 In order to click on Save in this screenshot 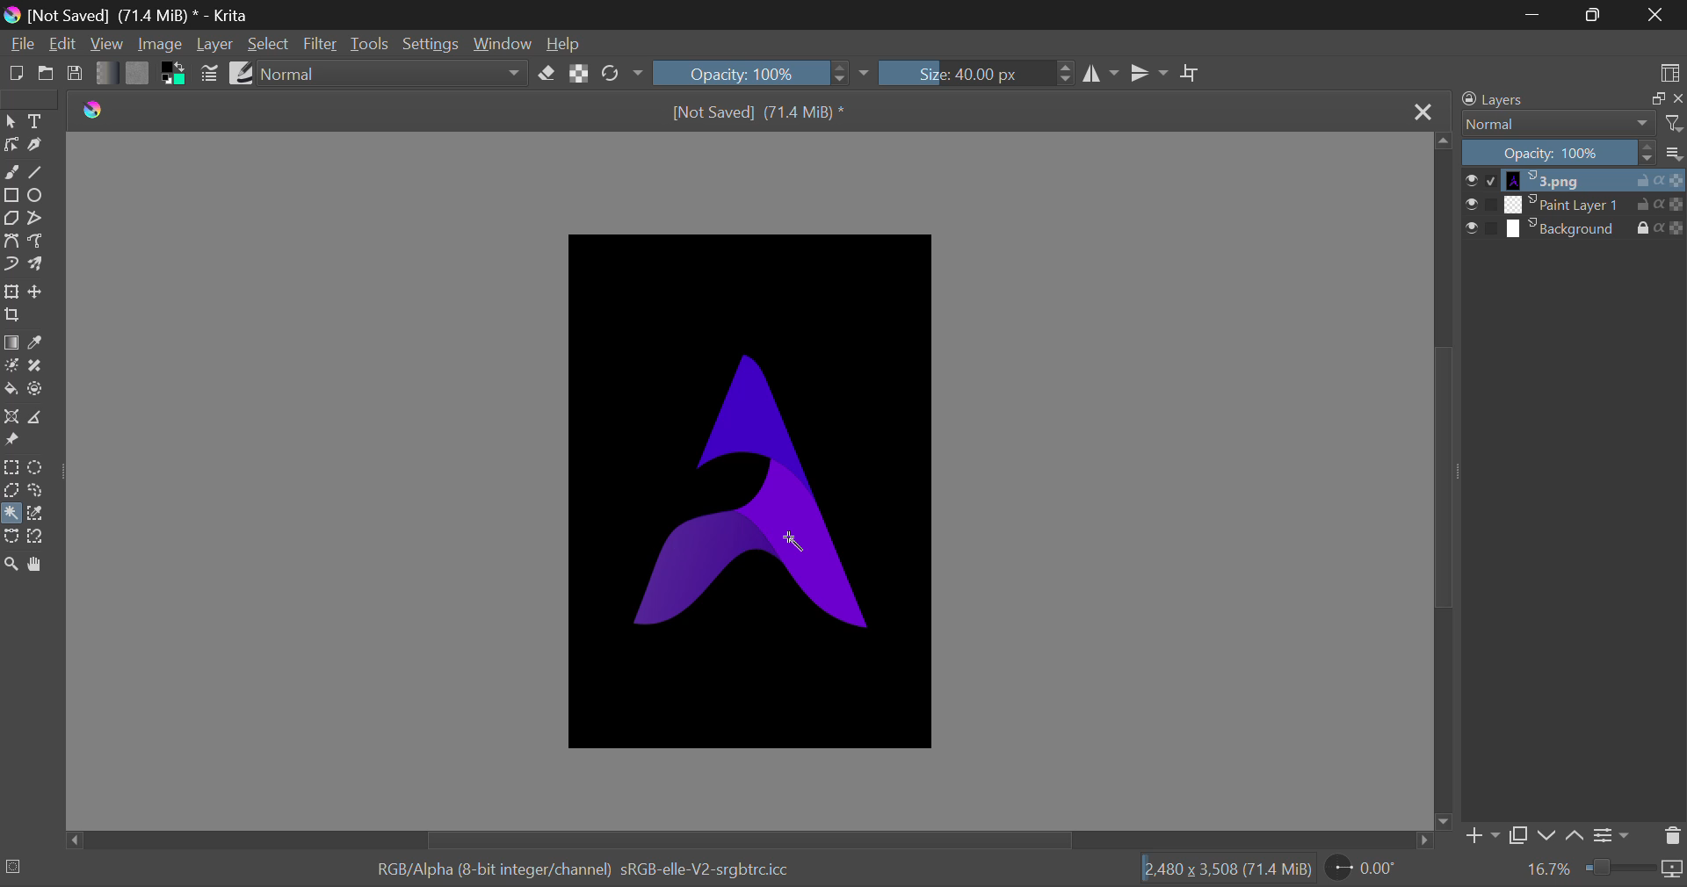, I will do `click(76, 73)`.